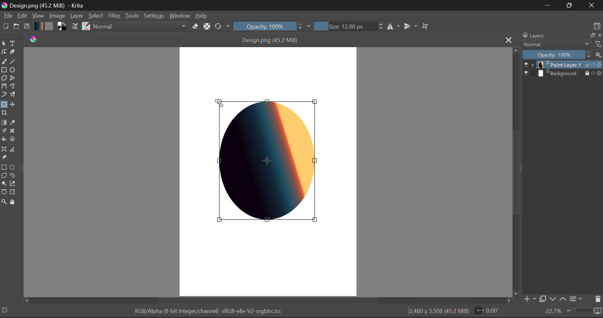 The image size is (603, 318). I want to click on Eraser, so click(196, 26).